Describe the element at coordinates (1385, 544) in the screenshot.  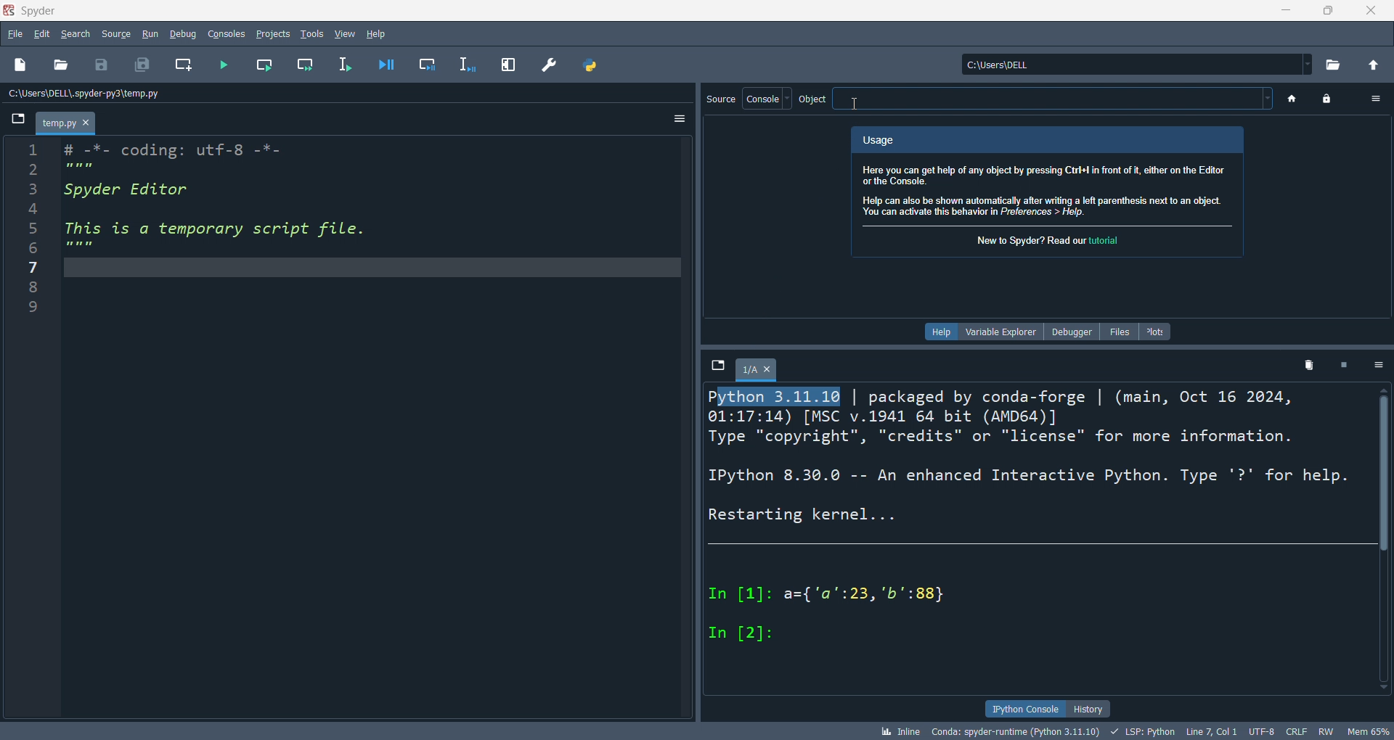
I see `scroll bar` at that location.